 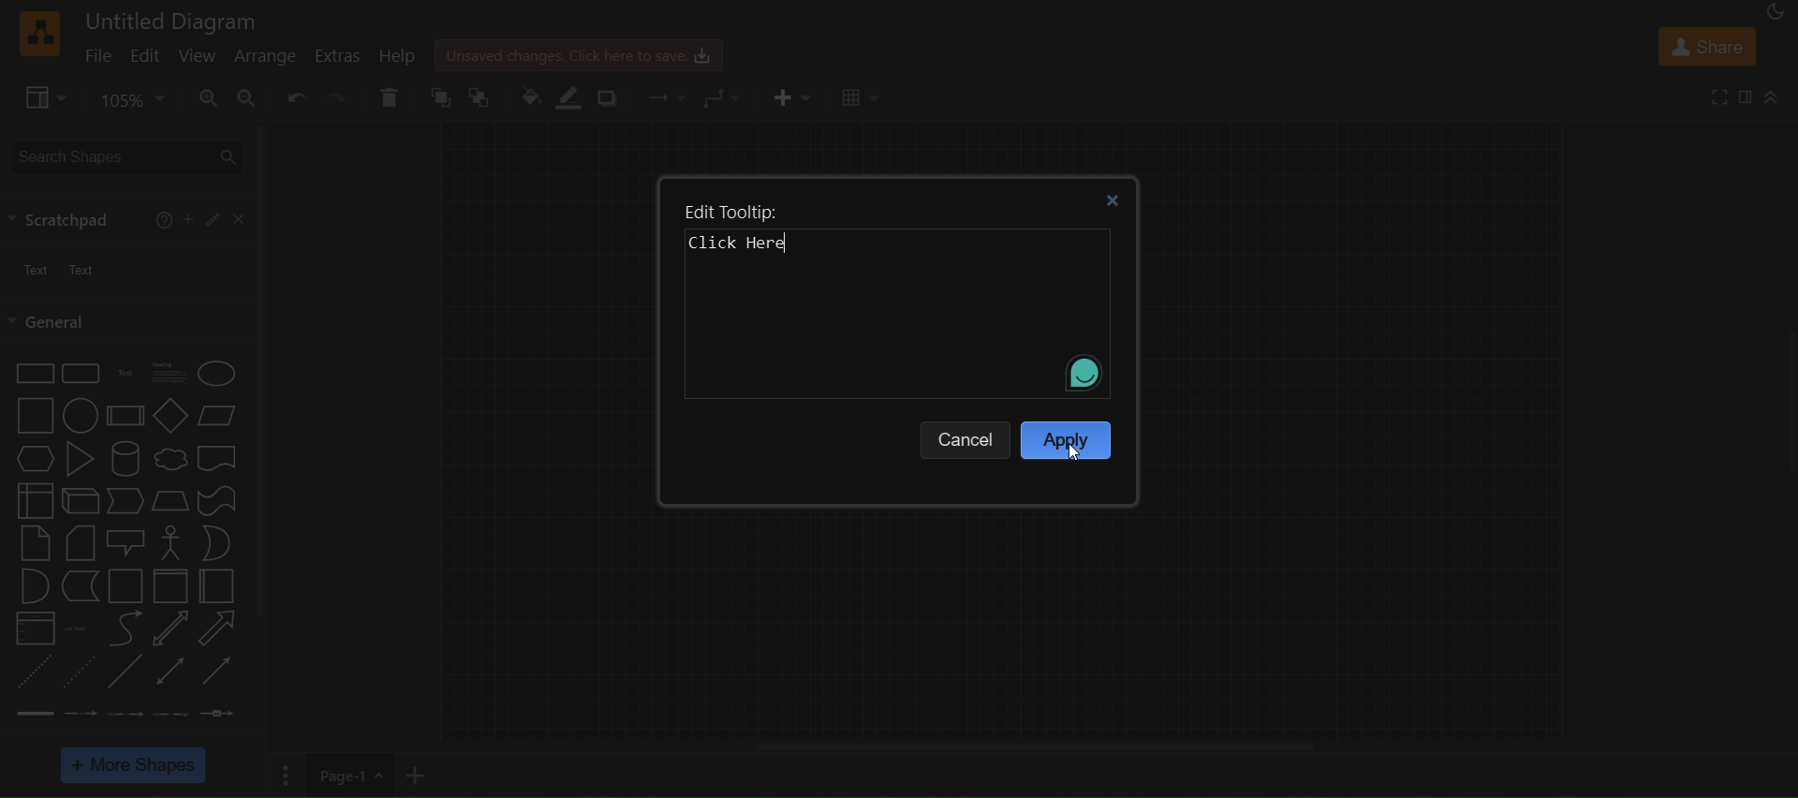 I want to click on edit, so click(x=211, y=221).